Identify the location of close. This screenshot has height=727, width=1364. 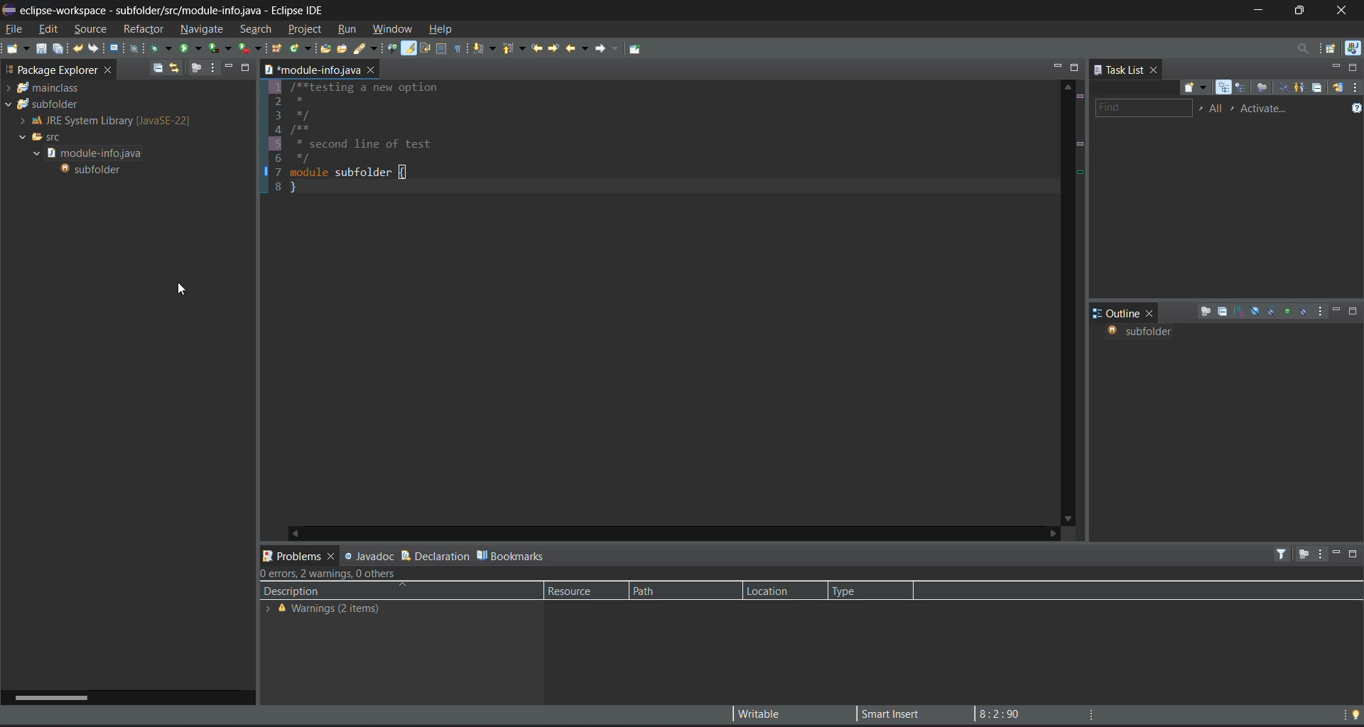
(1347, 11).